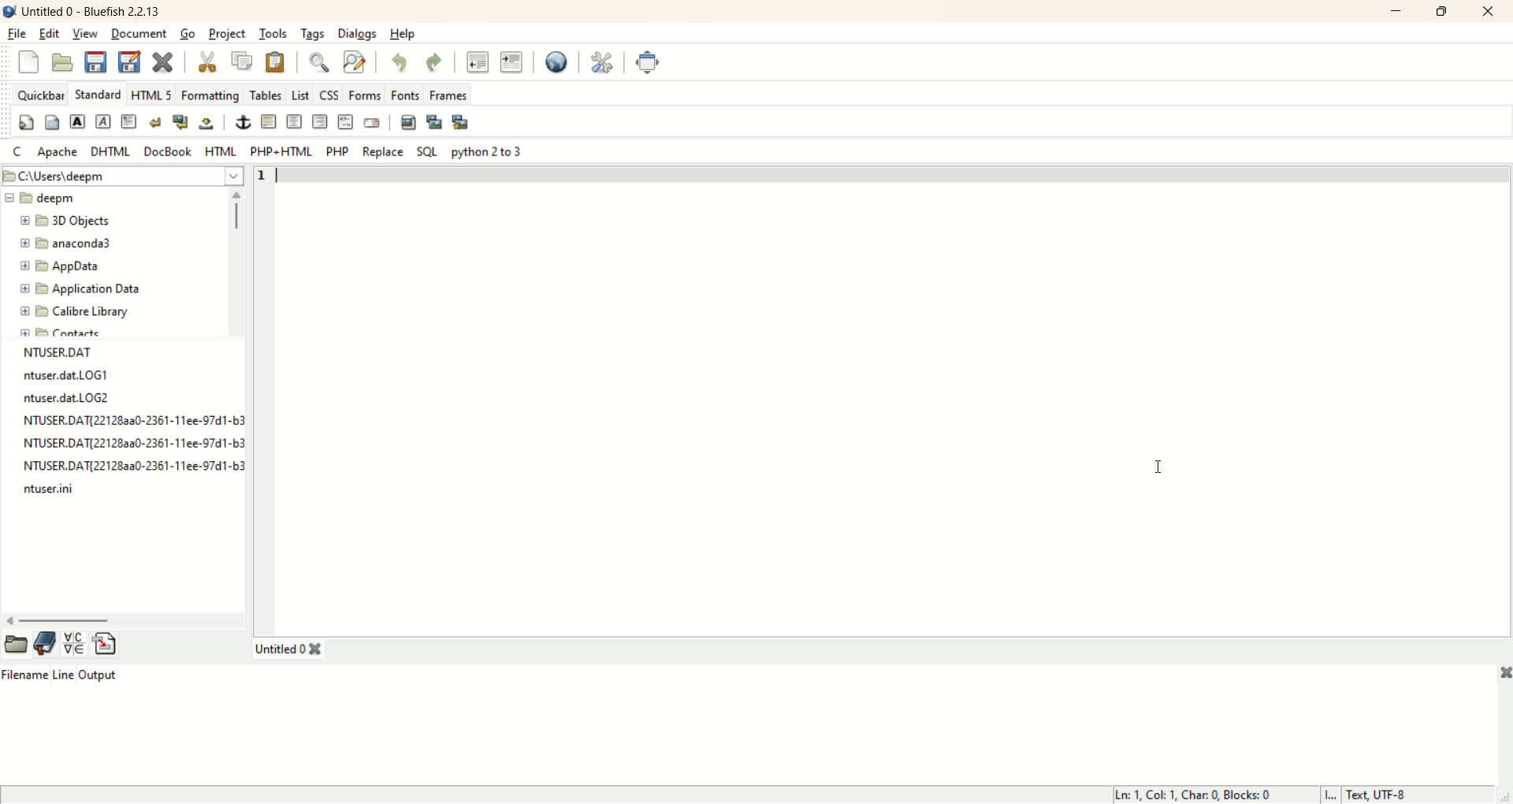 The height and width of the screenshot is (804, 1513). I want to click on 3D objects, so click(65, 221).